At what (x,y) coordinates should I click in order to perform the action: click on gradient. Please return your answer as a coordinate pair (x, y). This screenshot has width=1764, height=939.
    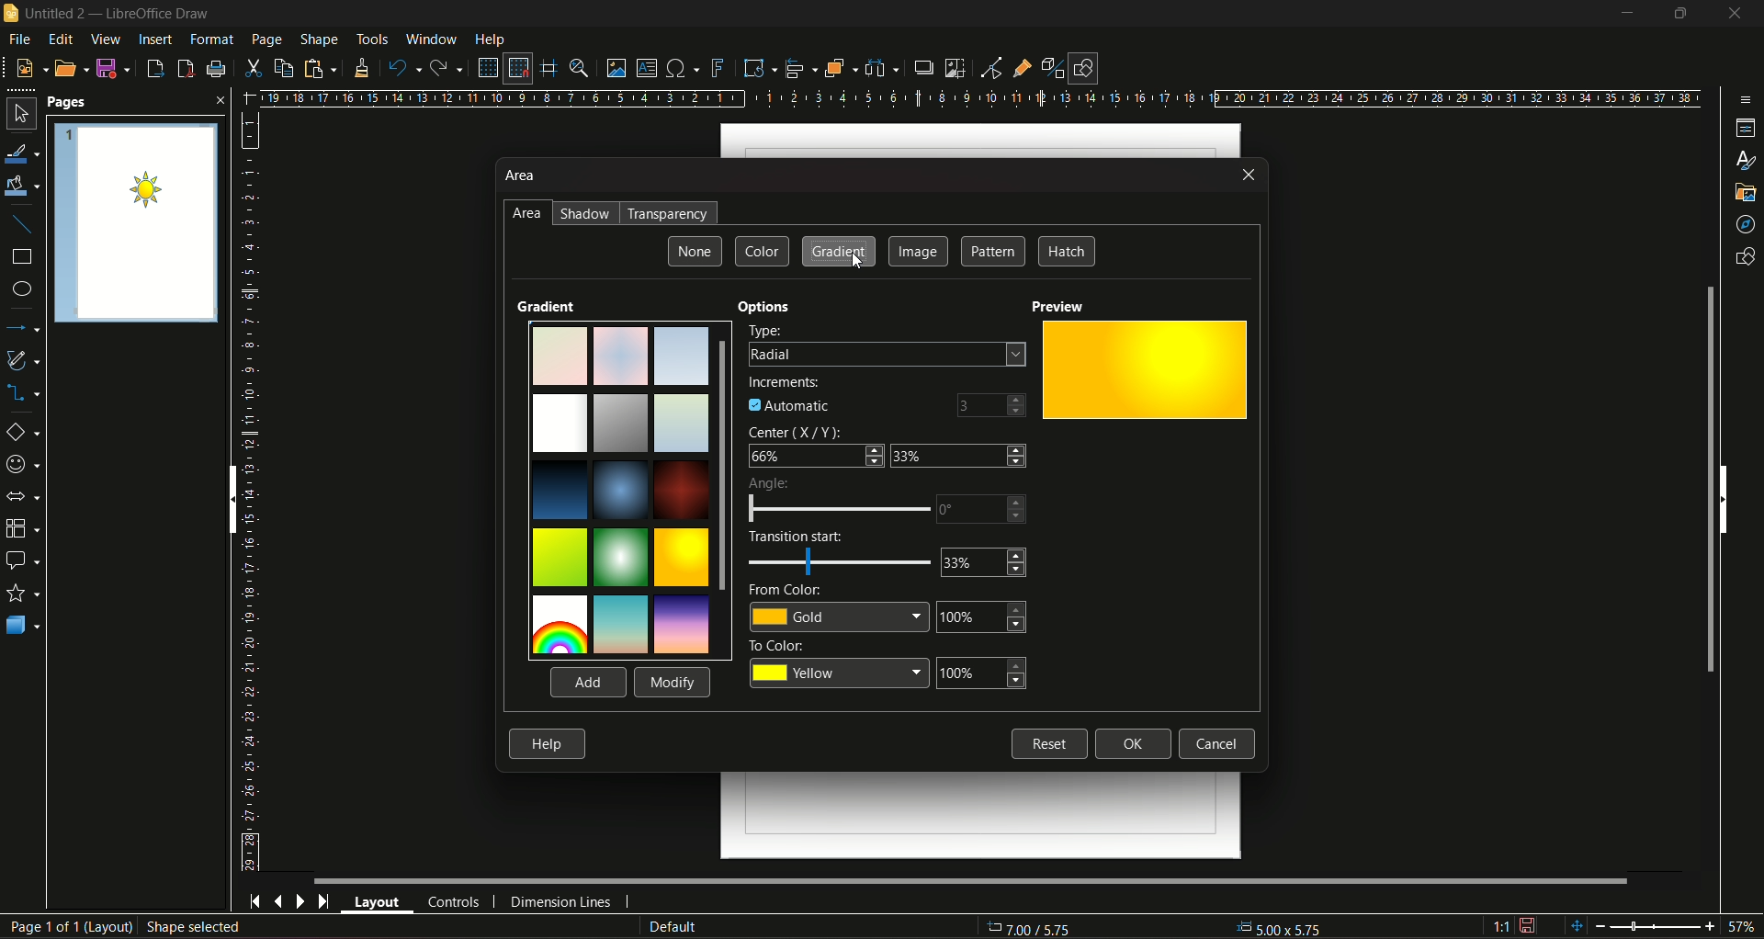
    Looking at the image, I should click on (548, 306).